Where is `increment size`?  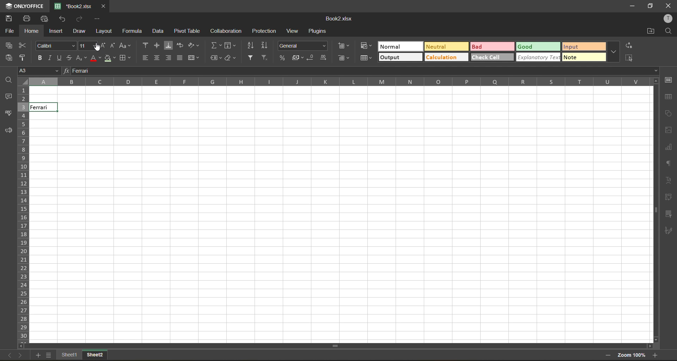
increment size is located at coordinates (102, 46).